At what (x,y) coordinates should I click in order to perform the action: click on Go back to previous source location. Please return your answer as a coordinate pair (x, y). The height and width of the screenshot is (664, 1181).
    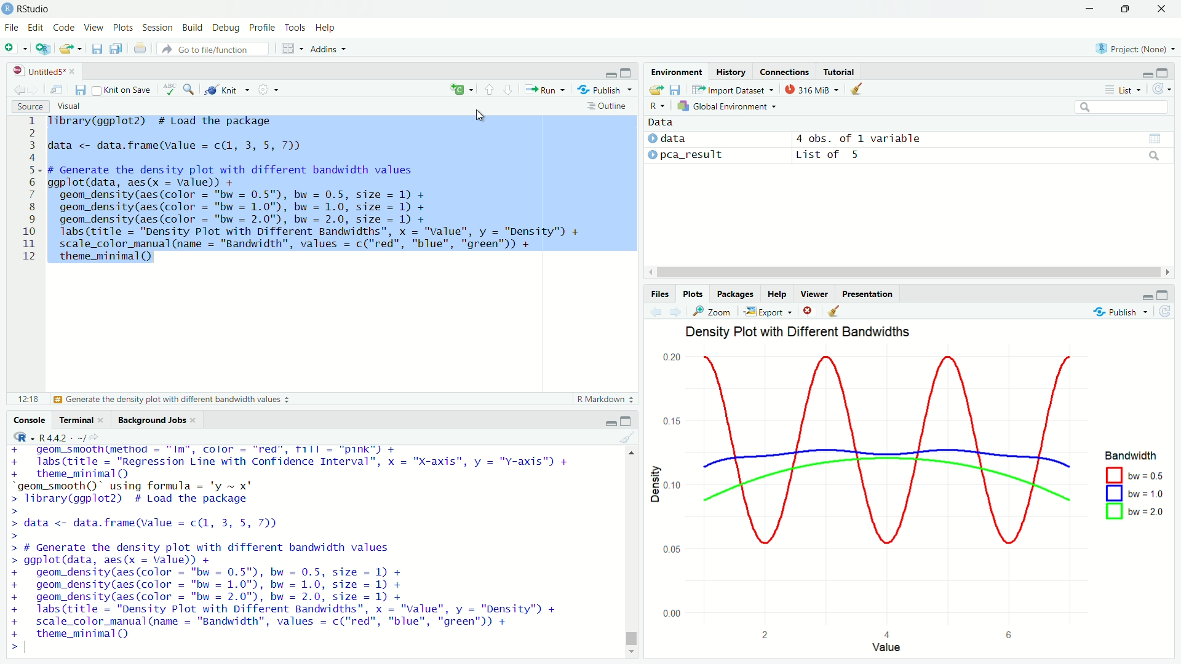
    Looking at the image, I should click on (17, 89).